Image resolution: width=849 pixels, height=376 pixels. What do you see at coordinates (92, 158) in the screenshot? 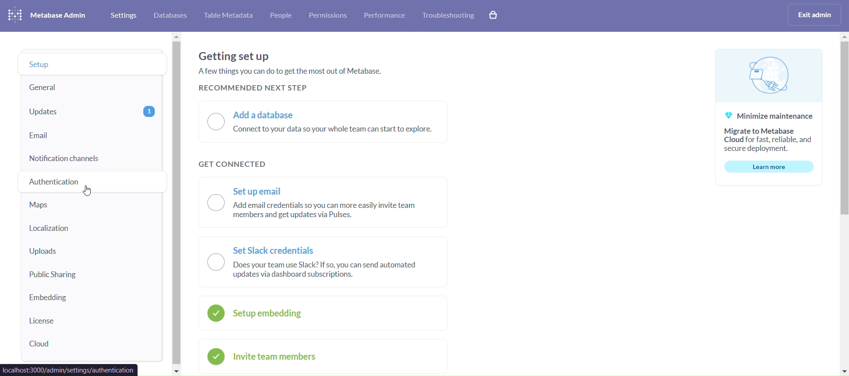
I see `notification channels` at bounding box center [92, 158].